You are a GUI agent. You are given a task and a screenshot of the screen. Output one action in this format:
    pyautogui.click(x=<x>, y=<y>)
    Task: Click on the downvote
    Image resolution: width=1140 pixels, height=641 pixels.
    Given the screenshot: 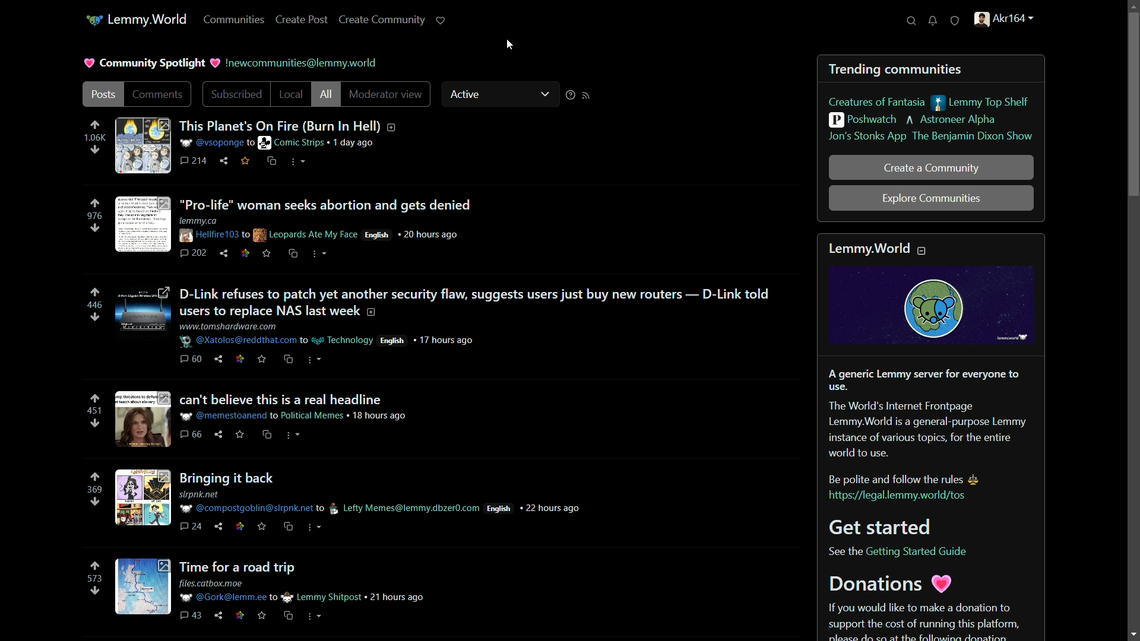 What is the action you would take?
    pyautogui.click(x=94, y=424)
    